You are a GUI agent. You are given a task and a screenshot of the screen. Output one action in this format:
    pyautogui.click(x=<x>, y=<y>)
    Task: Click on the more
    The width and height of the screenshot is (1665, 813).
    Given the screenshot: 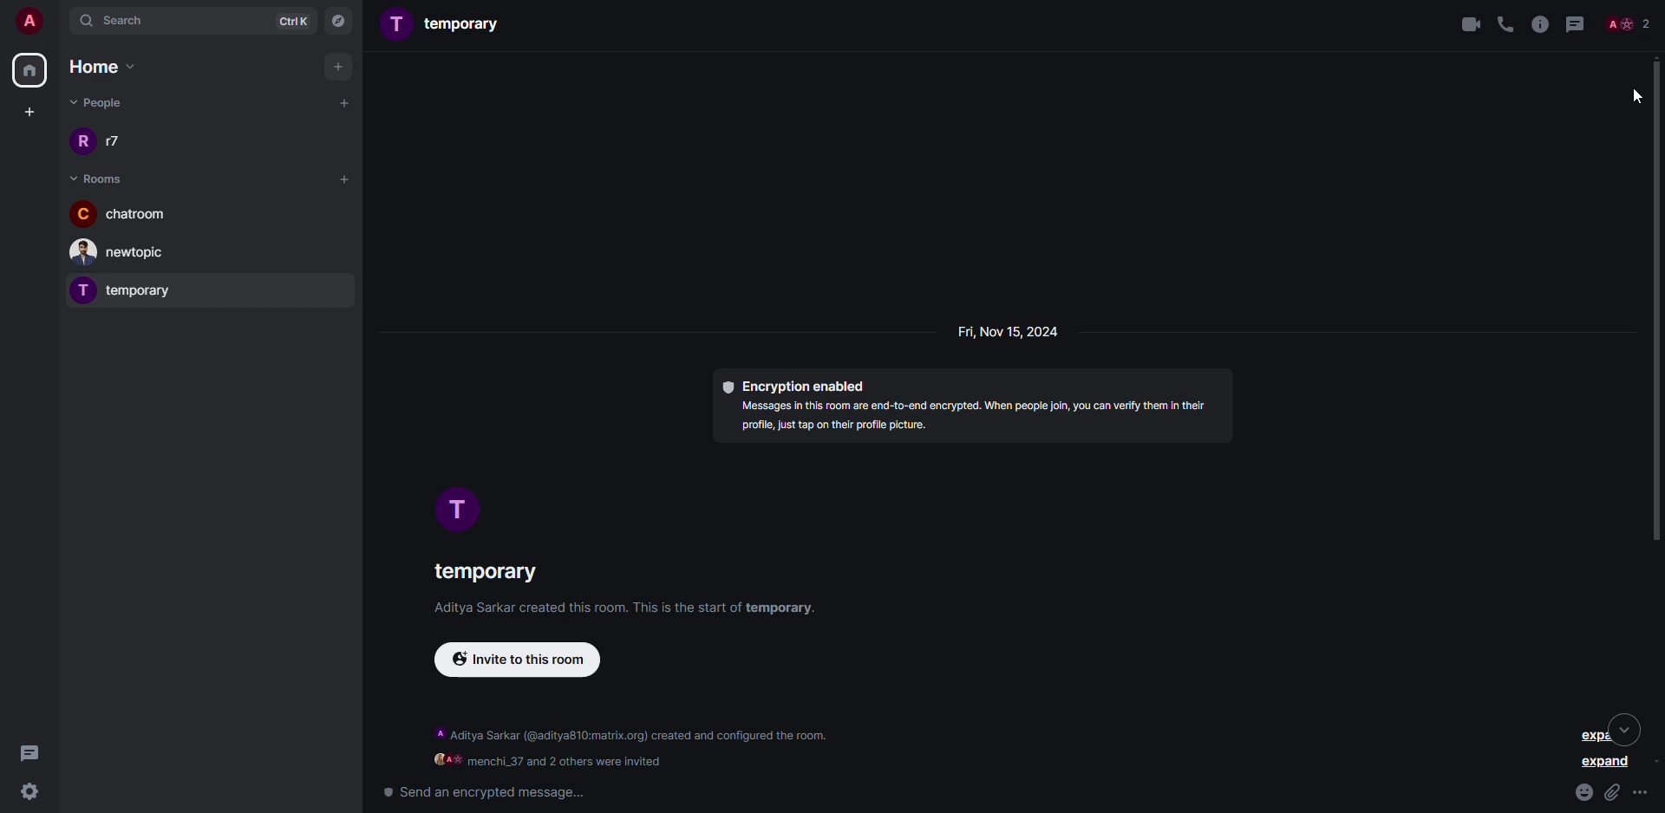 What is the action you would take?
    pyautogui.click(x=1644, y=793)
    